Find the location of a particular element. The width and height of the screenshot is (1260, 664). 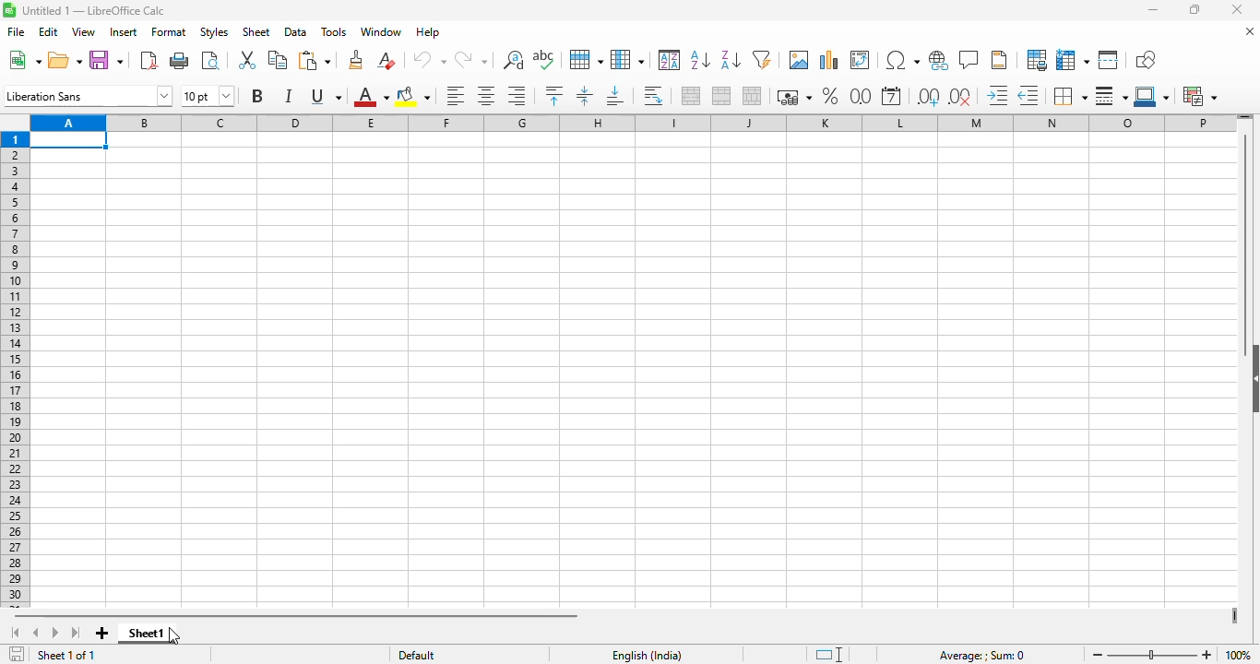

zoom in is located at coordinates (1207, 654).